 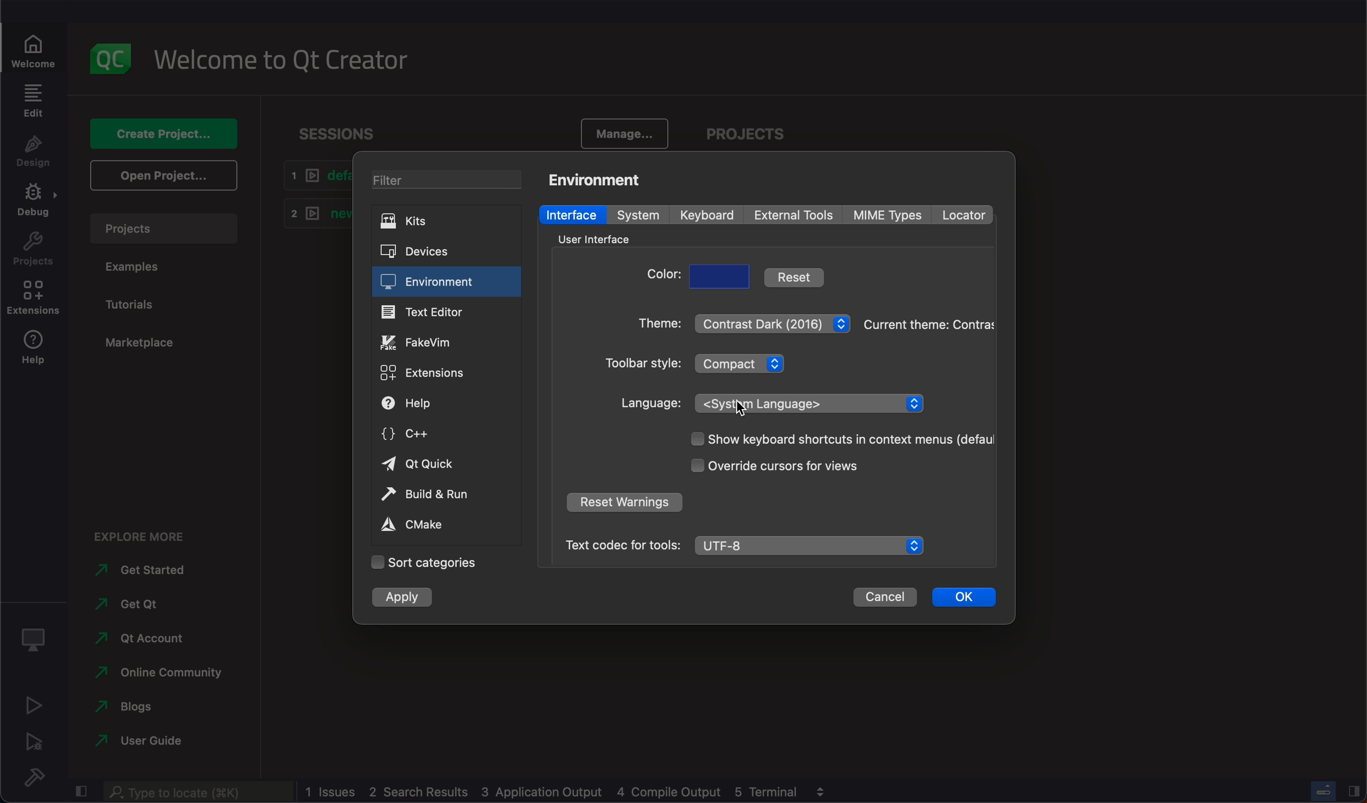 I want to click on logs, so click(x=553, y=791).